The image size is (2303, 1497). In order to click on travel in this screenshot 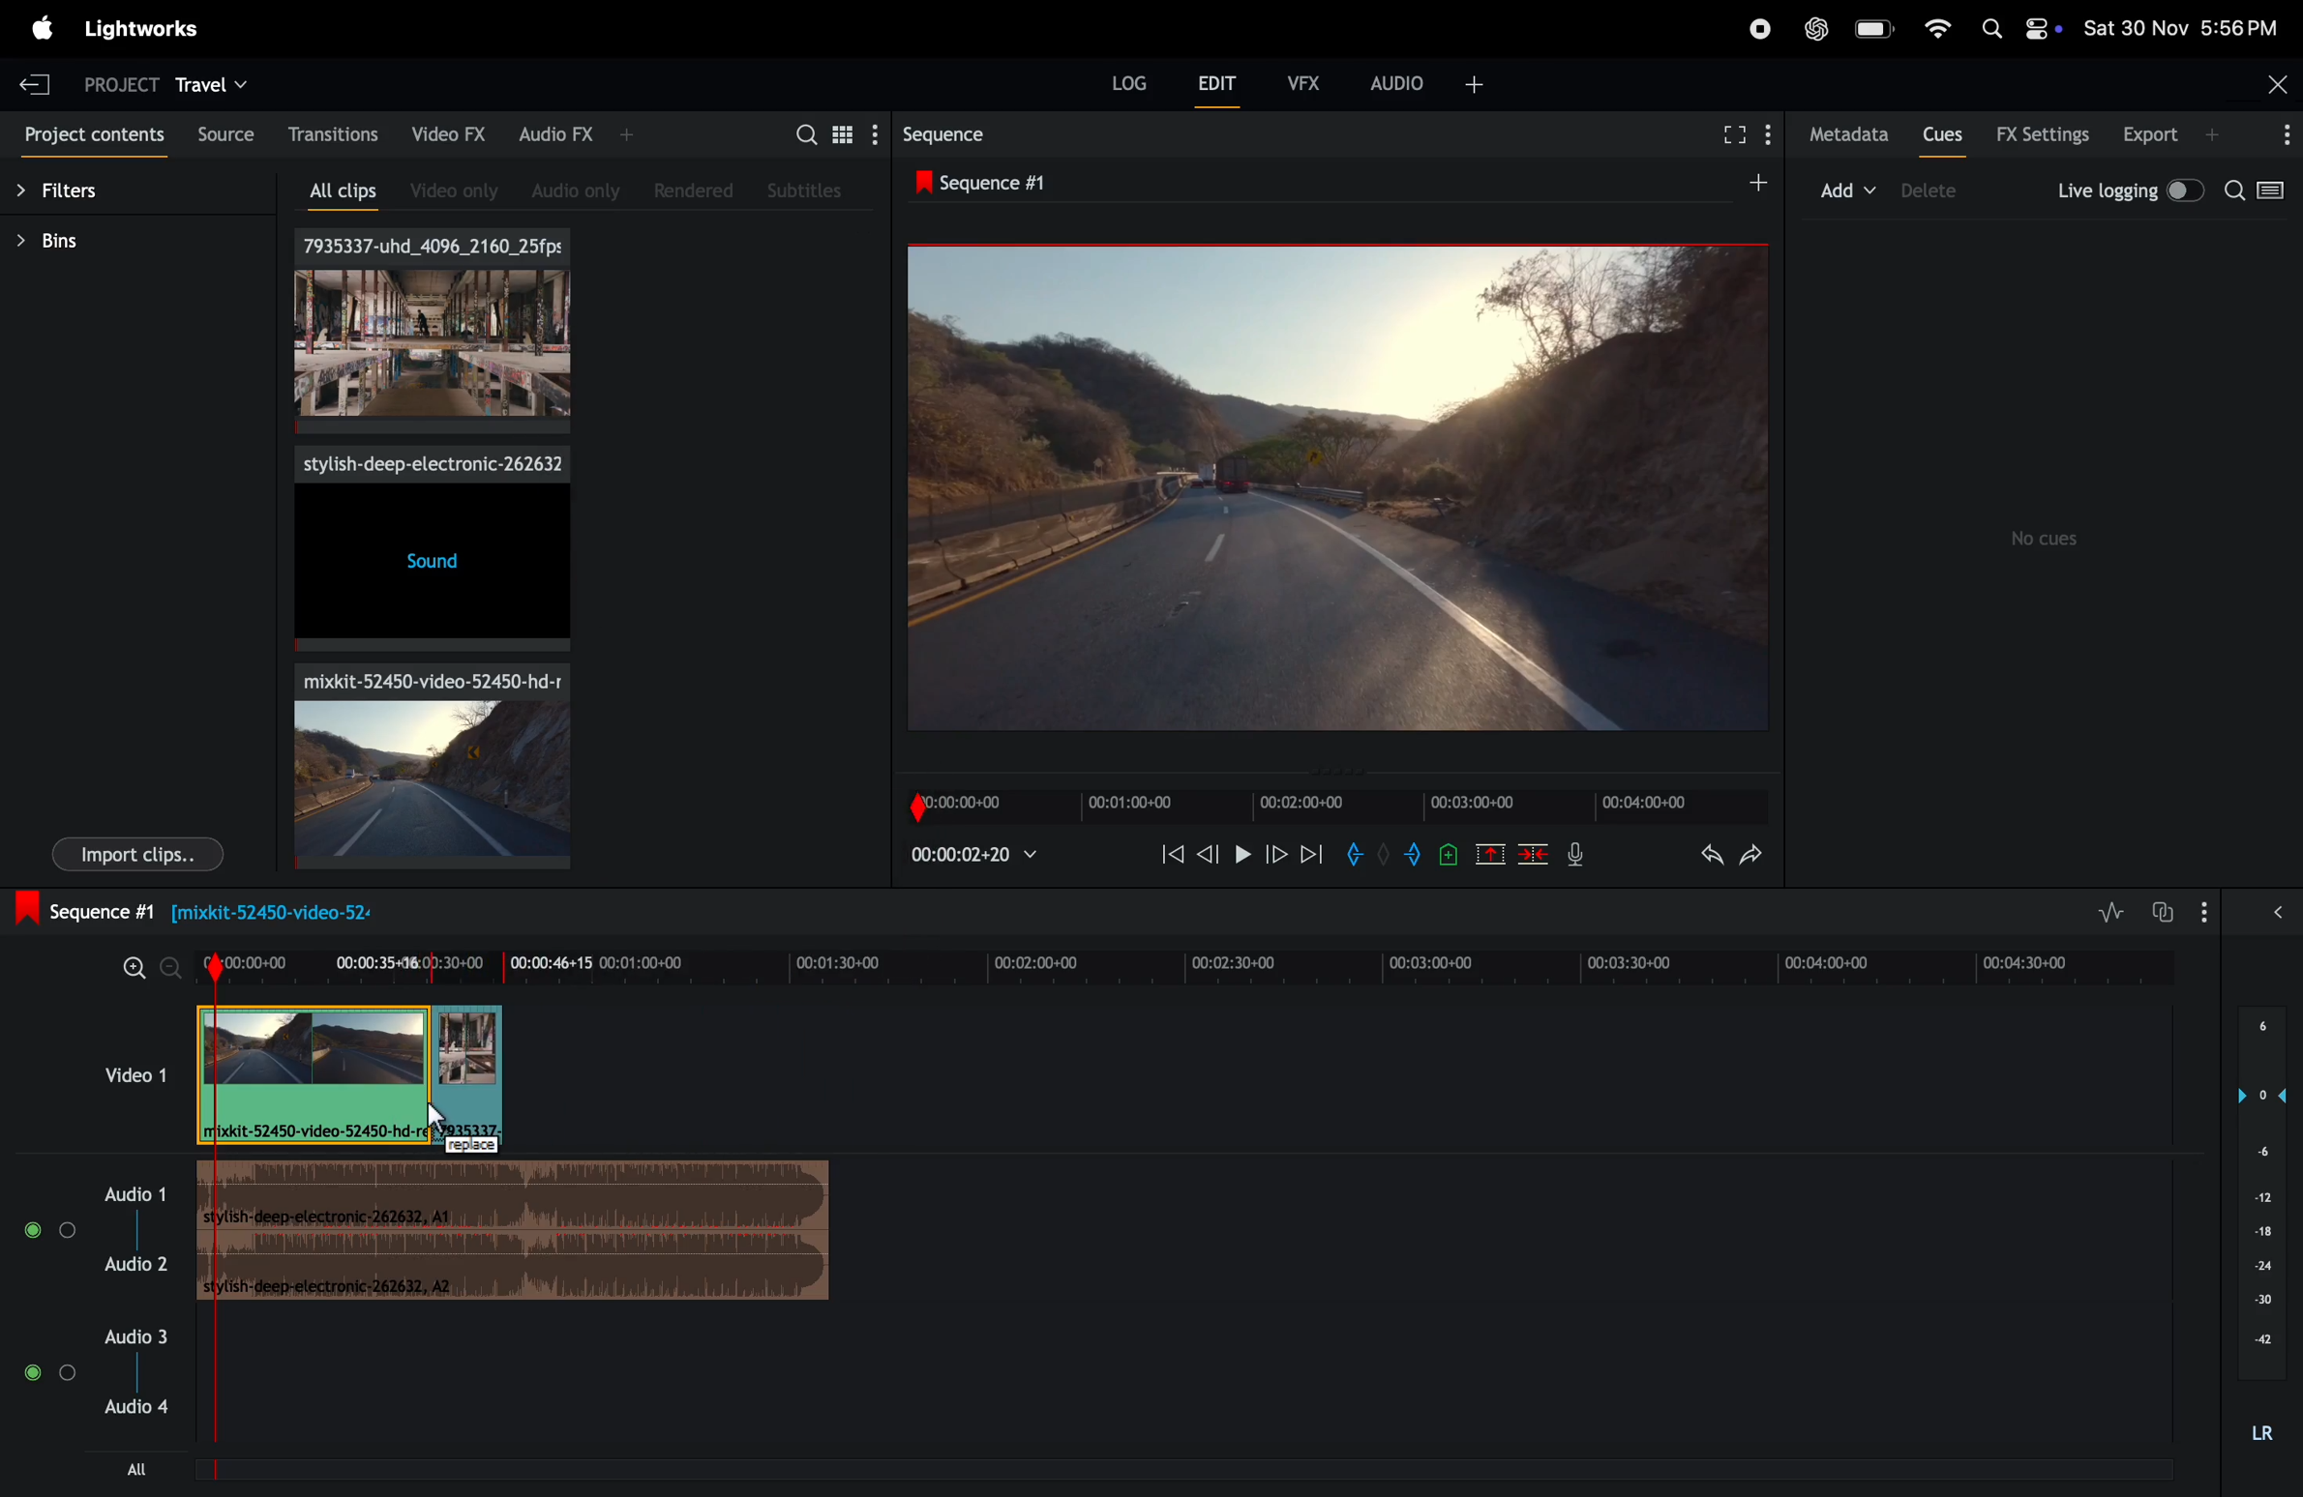, I will do `click(215, 83)`.